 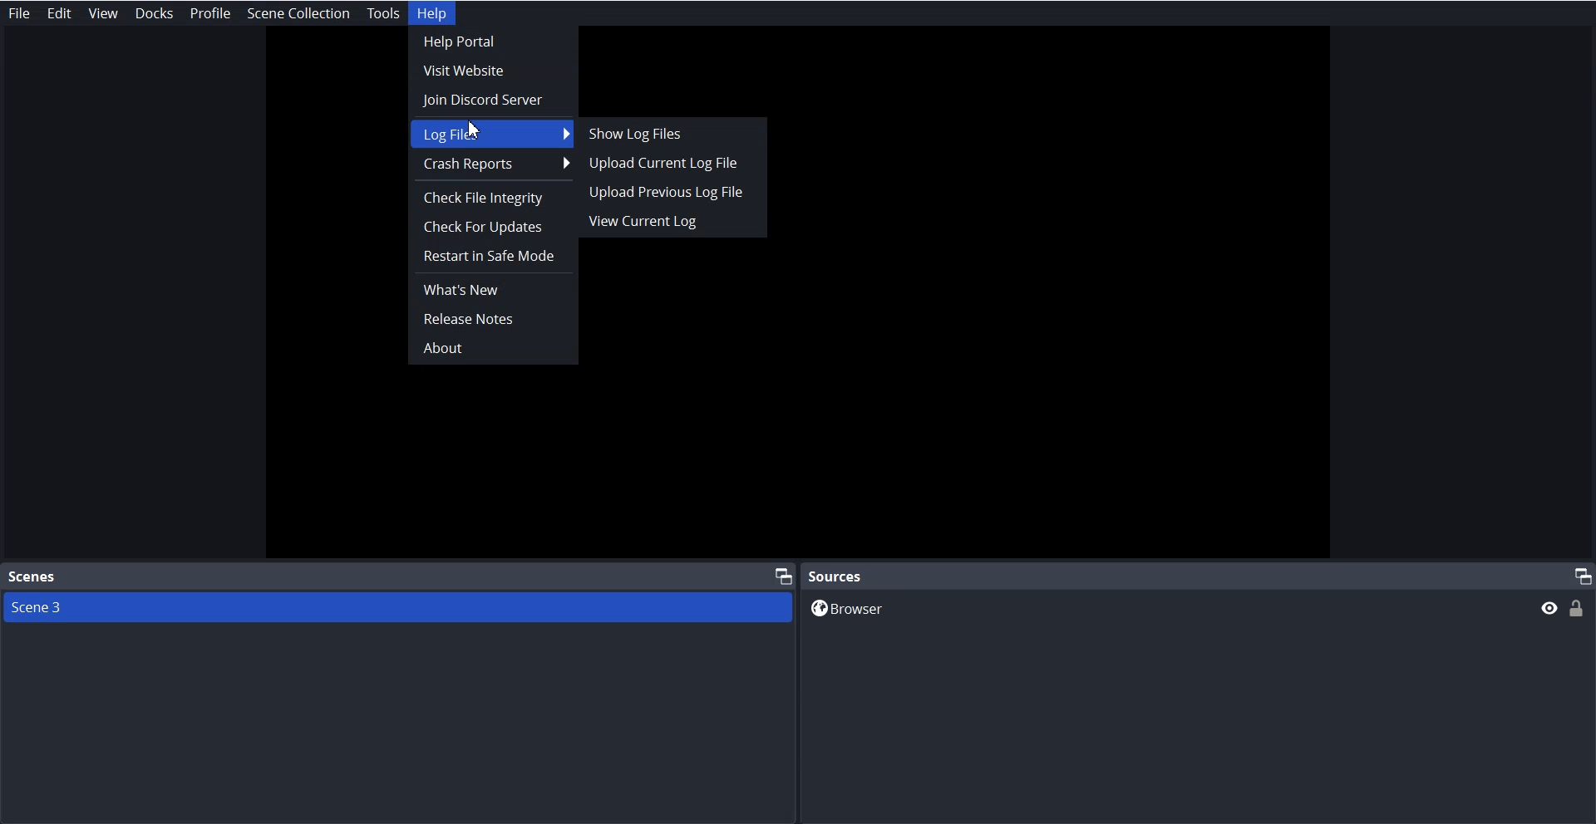 What do you see at coordinates (665, 132) in the screenshot?
I see `Show Log Files` at bounding box center [665, 132].